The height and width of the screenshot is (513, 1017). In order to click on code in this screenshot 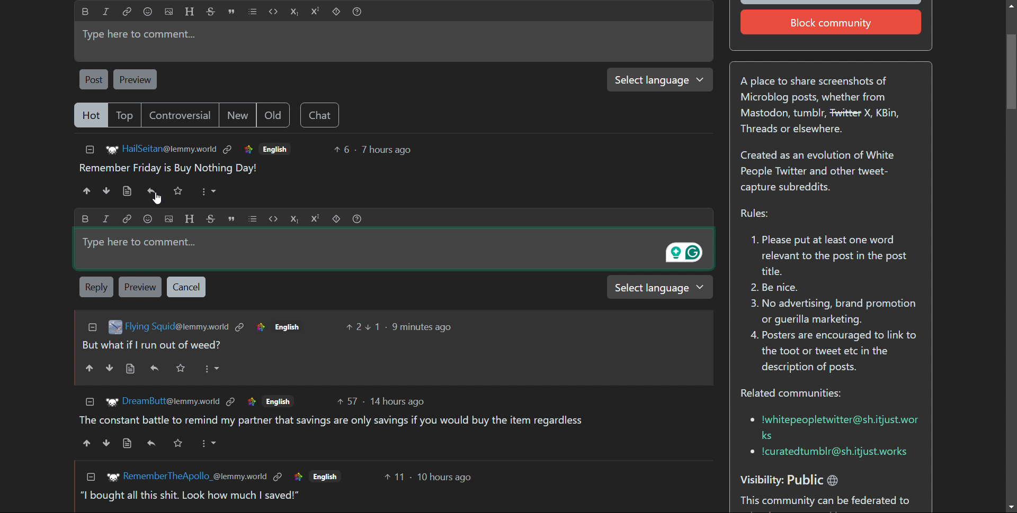, I will do `click(271, 217)`.